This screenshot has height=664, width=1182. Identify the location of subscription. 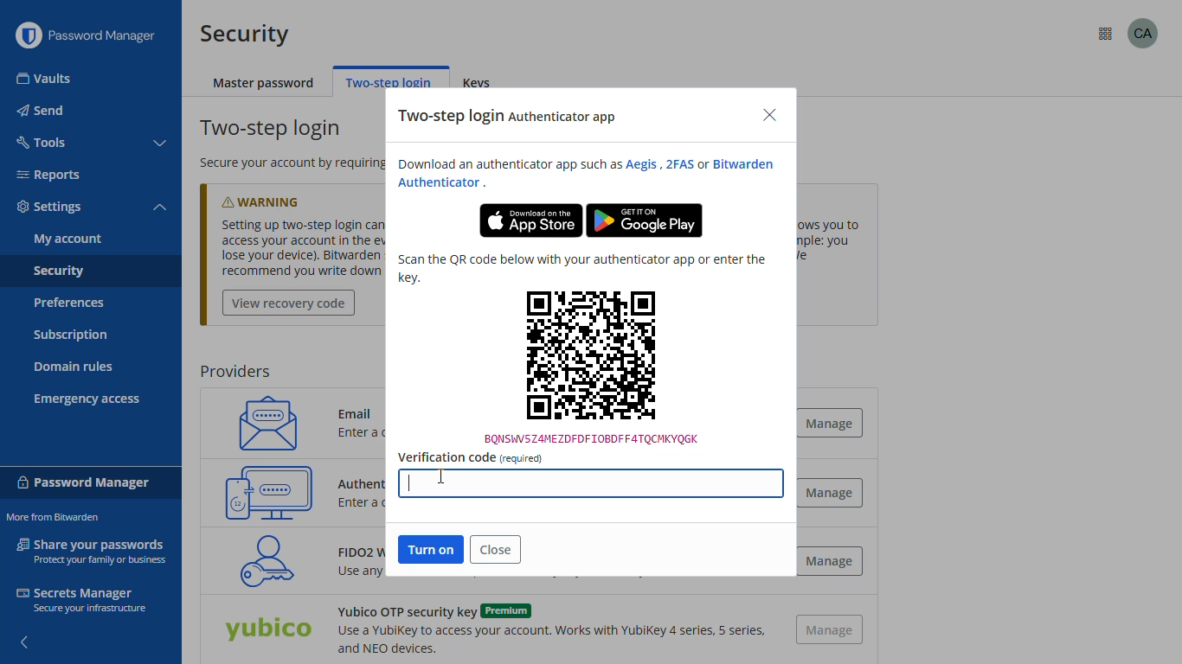
(71, 335).